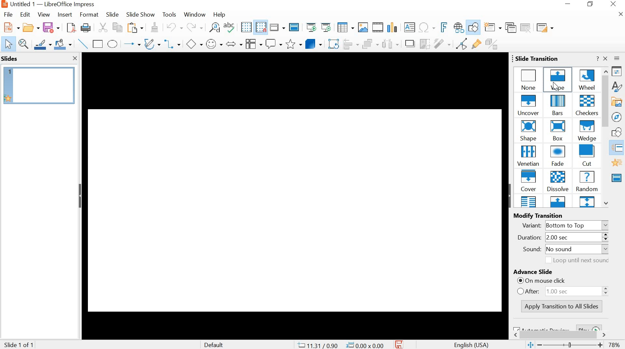 This screenshot has height=349, width=625. What do you see at coordinates (567, 225) in the screenshot?
I see `VARIANT` at bounding box center [567, 225].